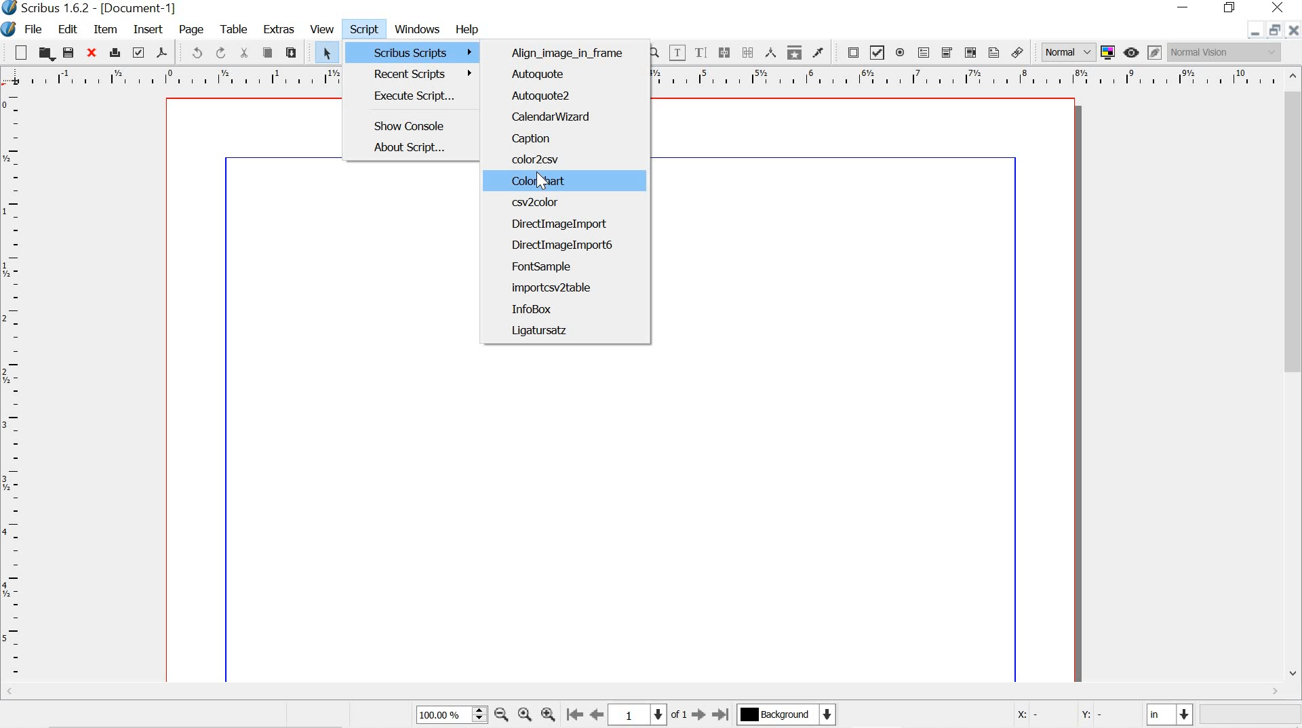 The width and height of the screenshot is (1302, 728). Describe the element at coordinates (13, 387) in the screenshot. I see `ruler` at that location.